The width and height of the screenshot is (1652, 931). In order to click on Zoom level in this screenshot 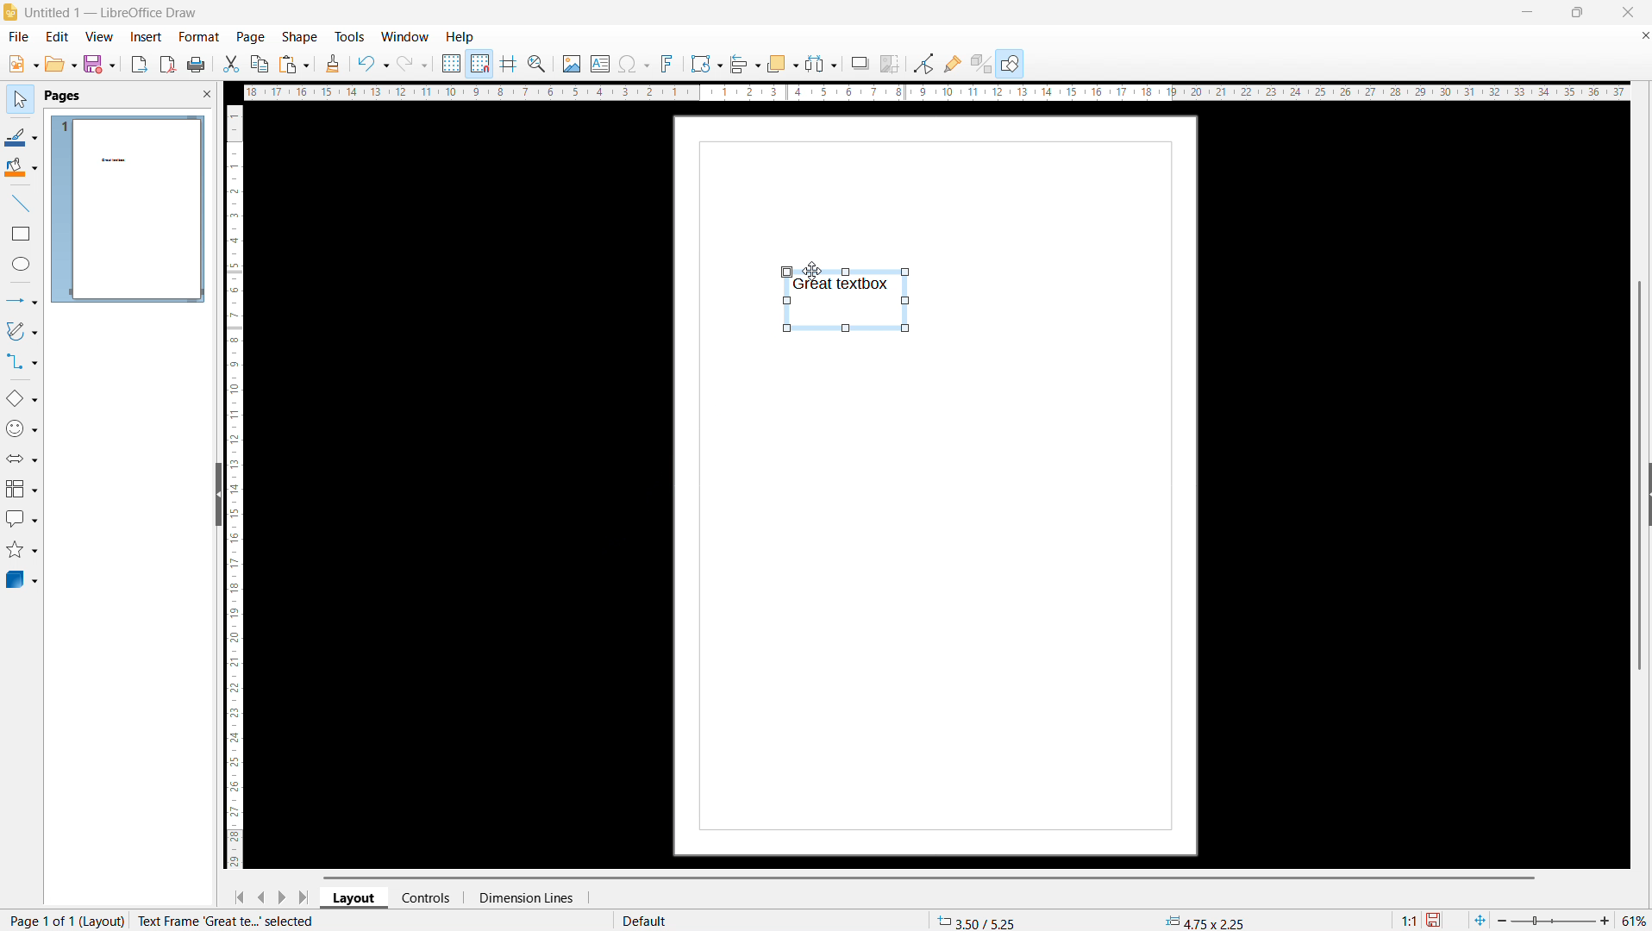, I will do `click(1636, 922)`.